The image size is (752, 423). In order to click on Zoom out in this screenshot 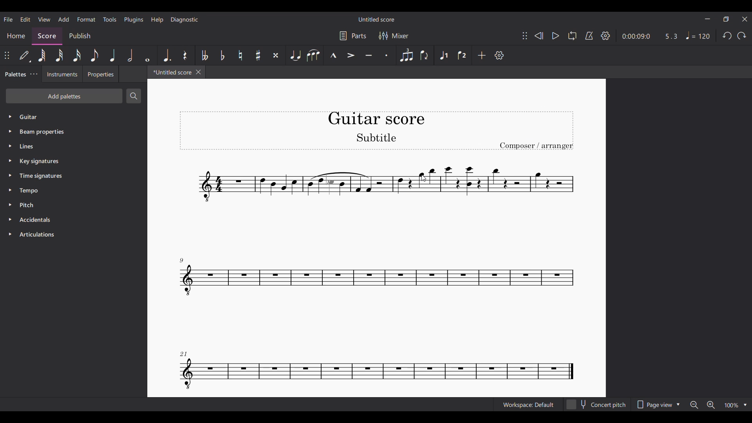, I will do `click(695, 405)`.